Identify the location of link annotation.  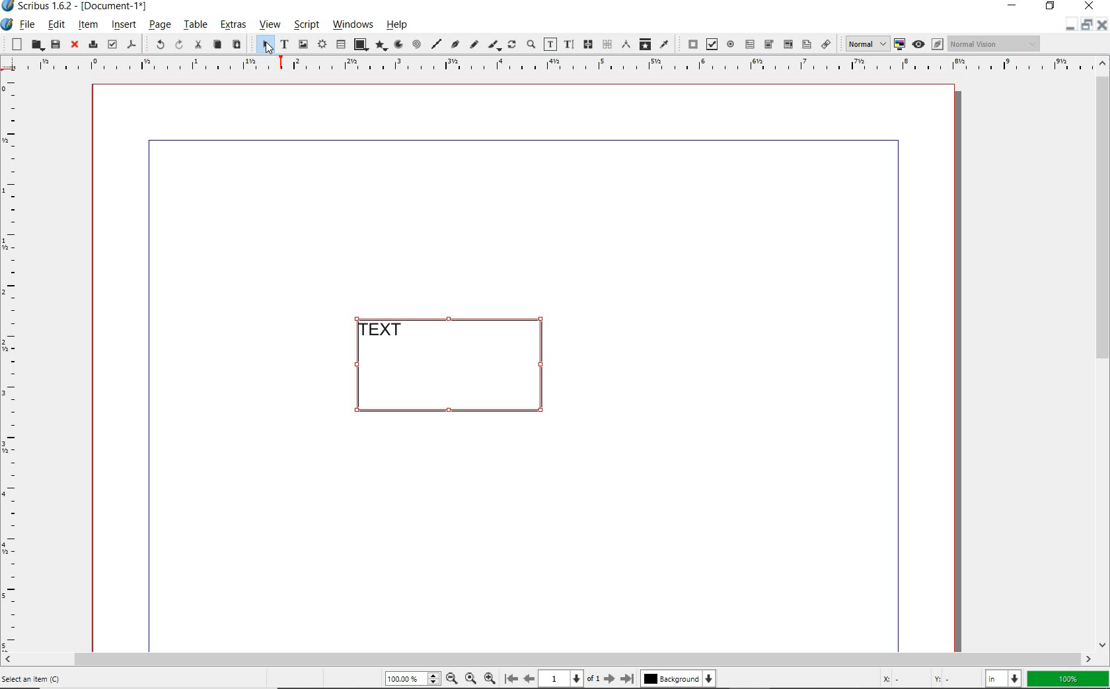
(827, 45).